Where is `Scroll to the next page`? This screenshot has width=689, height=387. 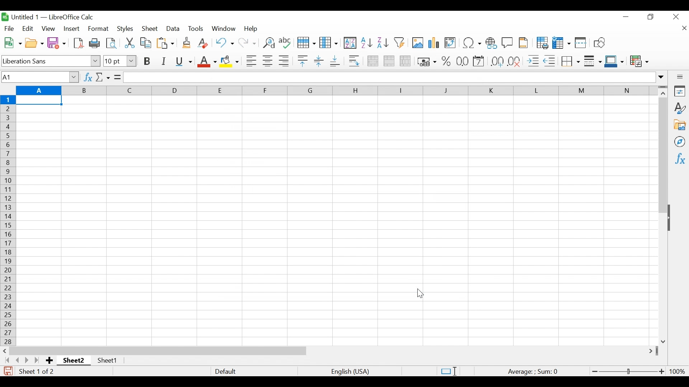 Scroll to the next page is located at coordinates (28, 360).